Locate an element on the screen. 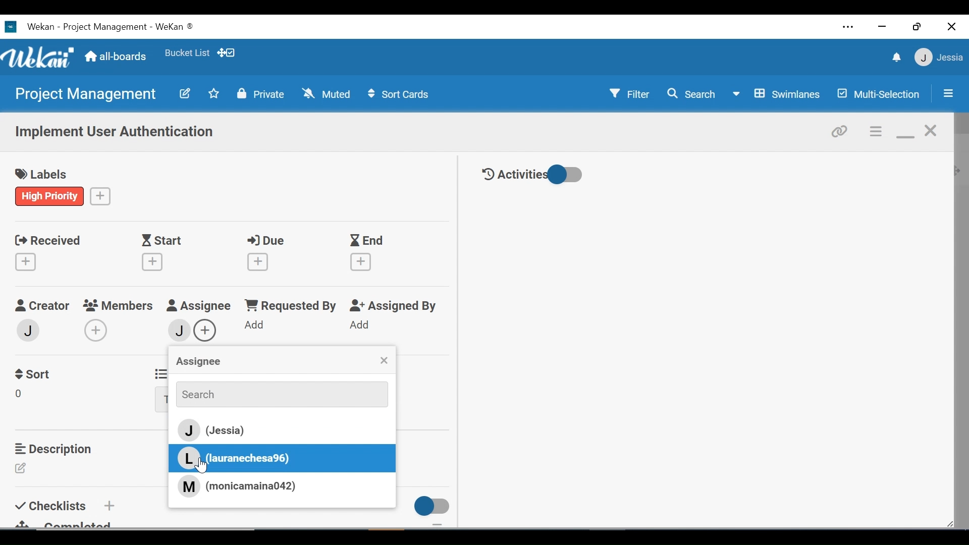  Create Start Date is located at coordinates (152, 262).